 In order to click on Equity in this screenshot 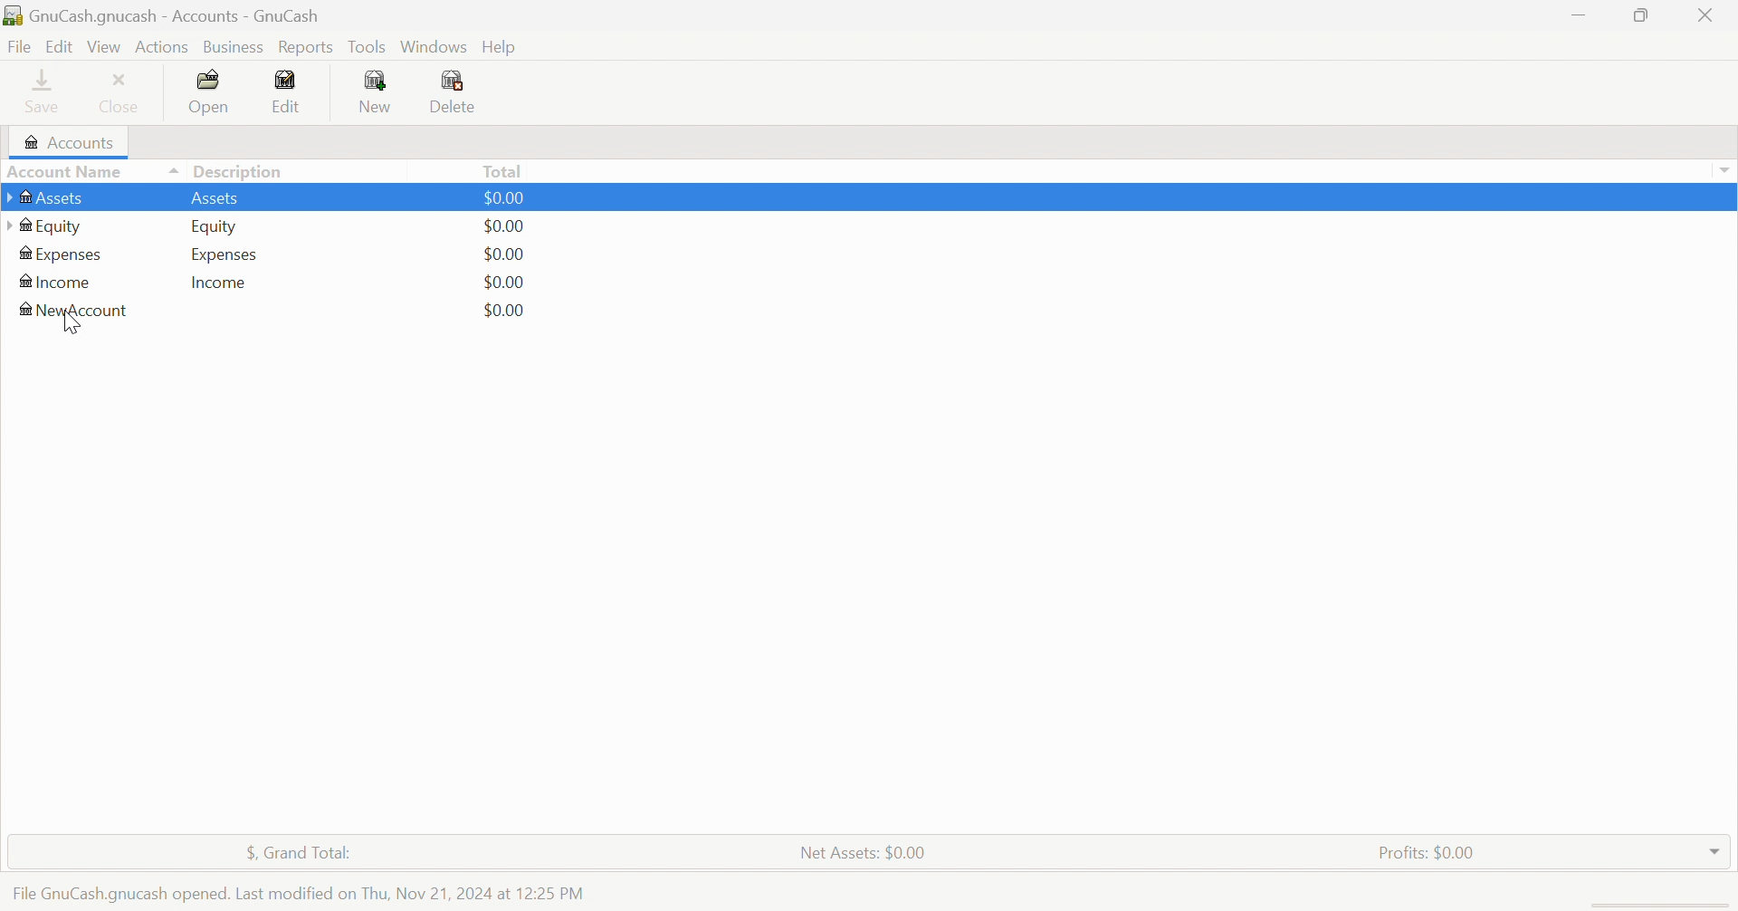, I will do `click(47, 225)`.